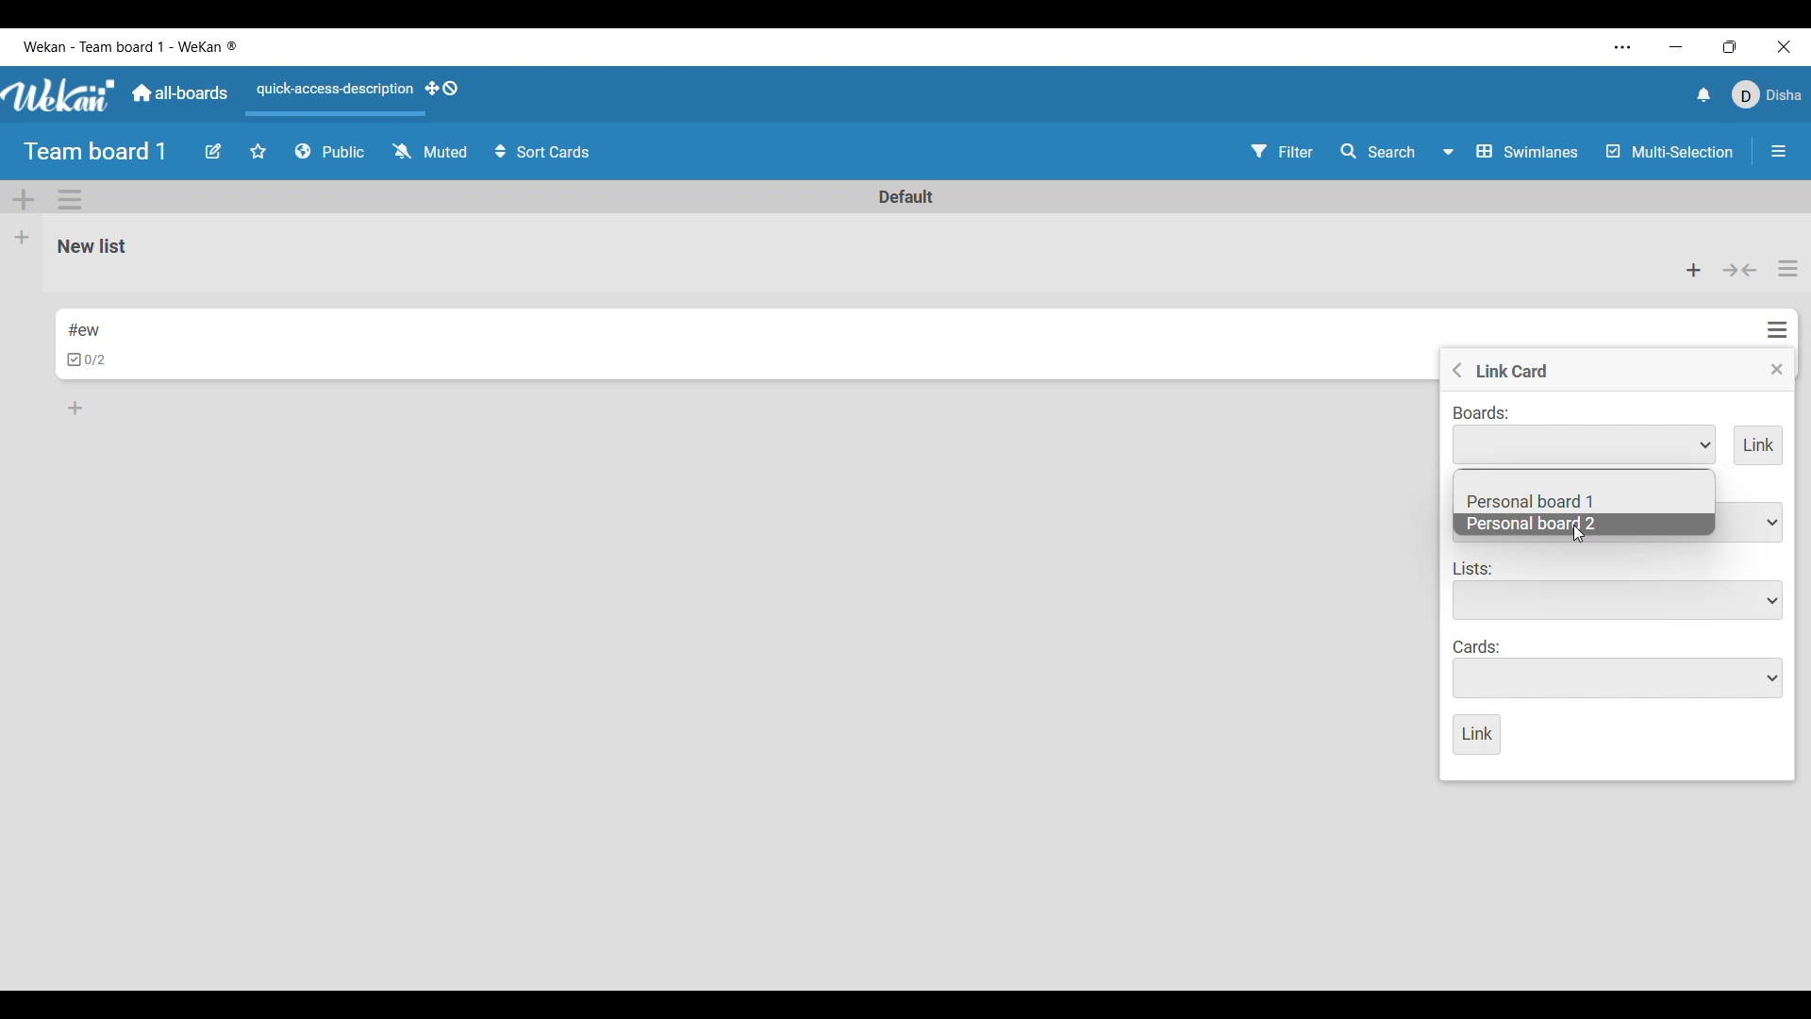  Describe the element at coordinates (331, 97) in the screenshot. I see `Quick access description` at that location.